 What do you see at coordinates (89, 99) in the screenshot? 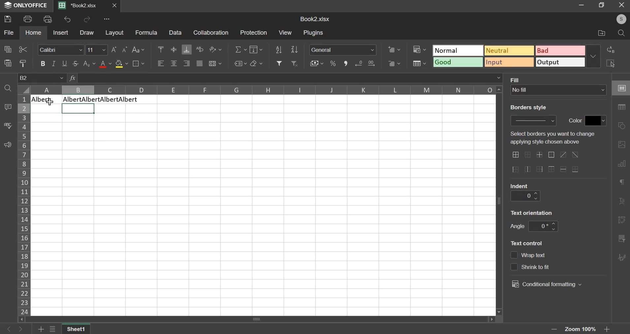
I see `Text` at bounding box center [89, 99].